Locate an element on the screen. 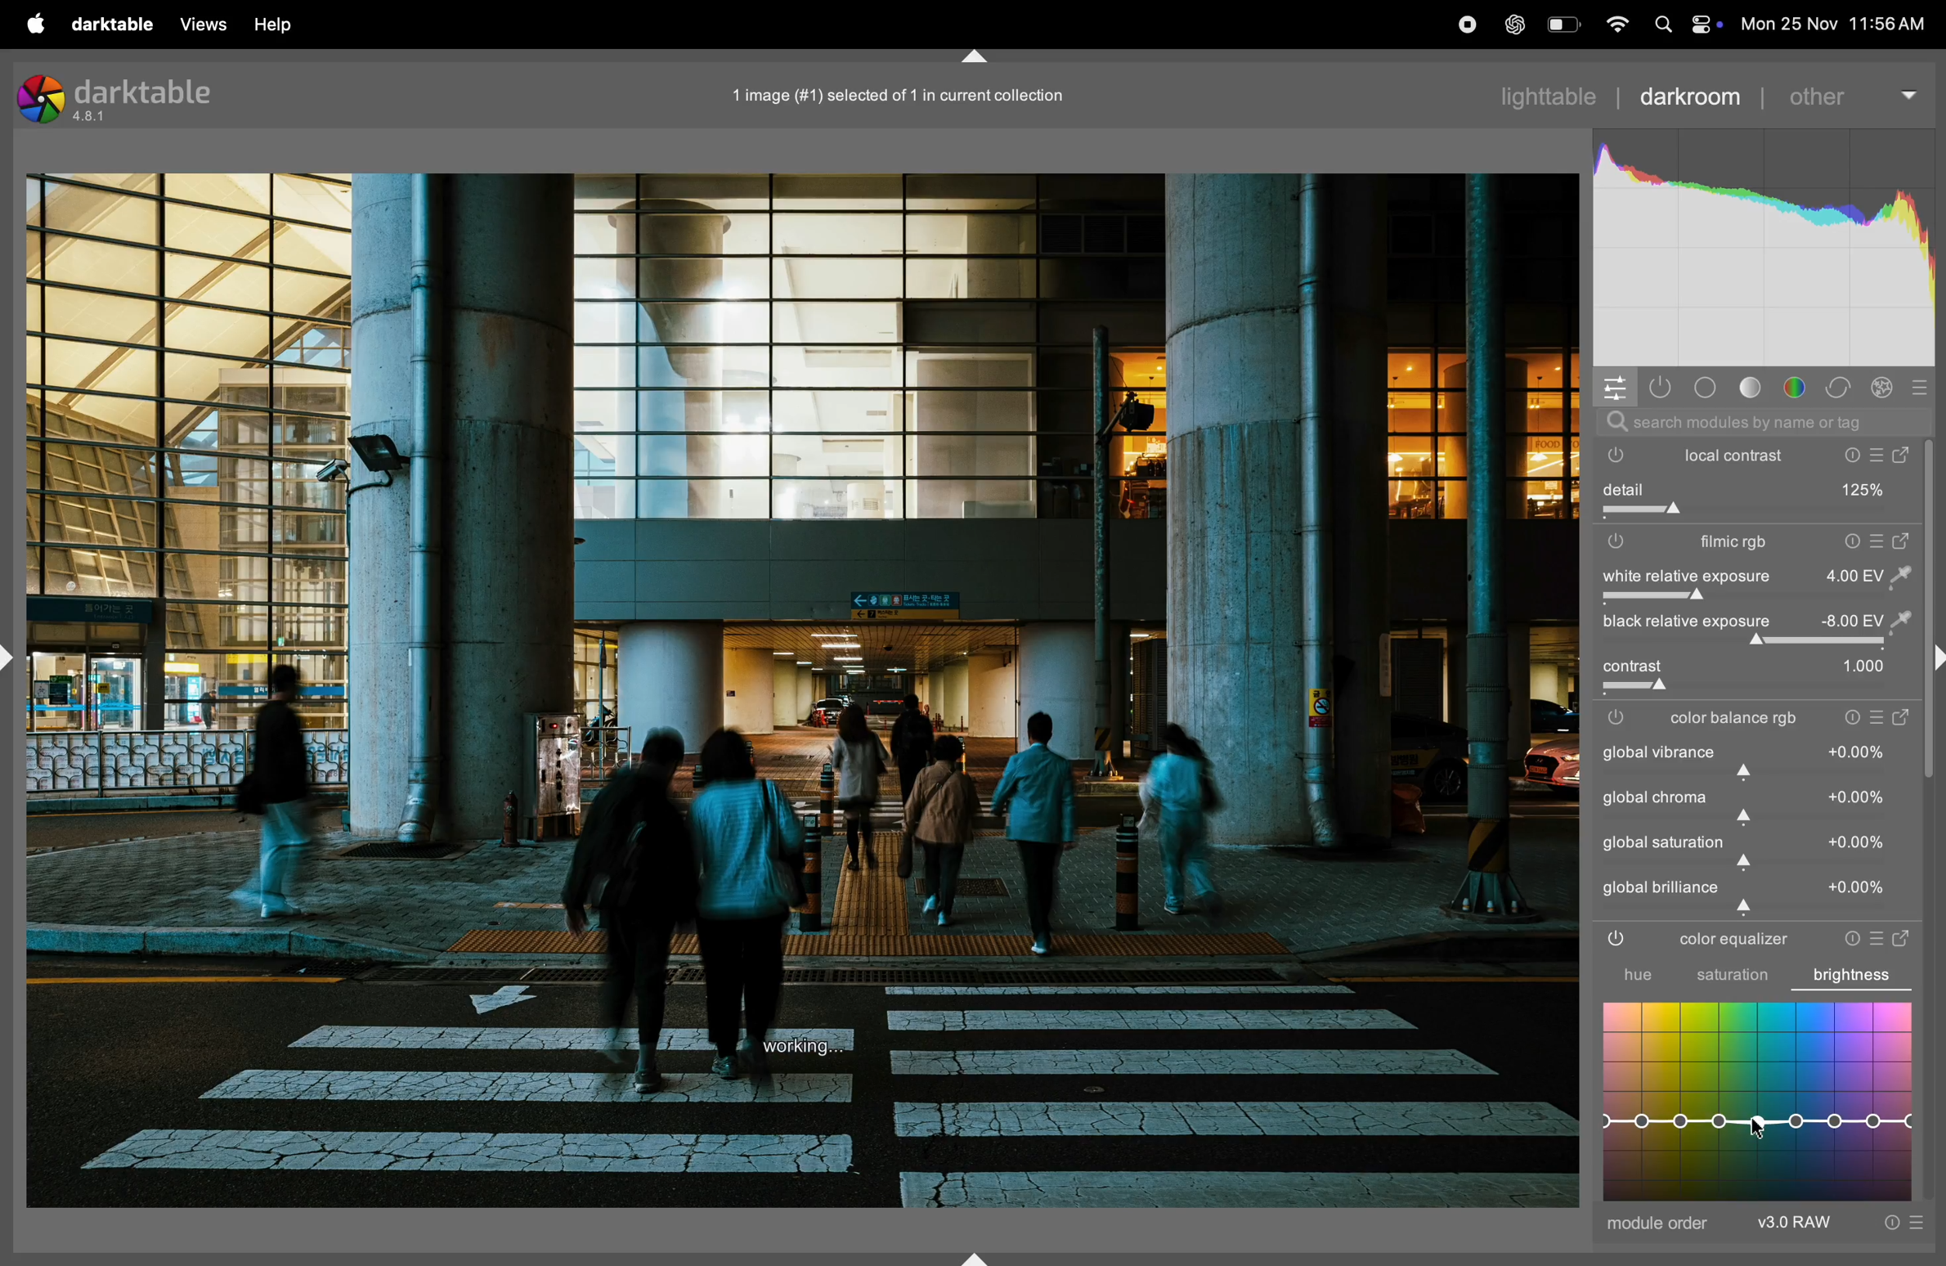 The image size is (1946, 1266). apple widgets is located at coordinates (1684, 24).